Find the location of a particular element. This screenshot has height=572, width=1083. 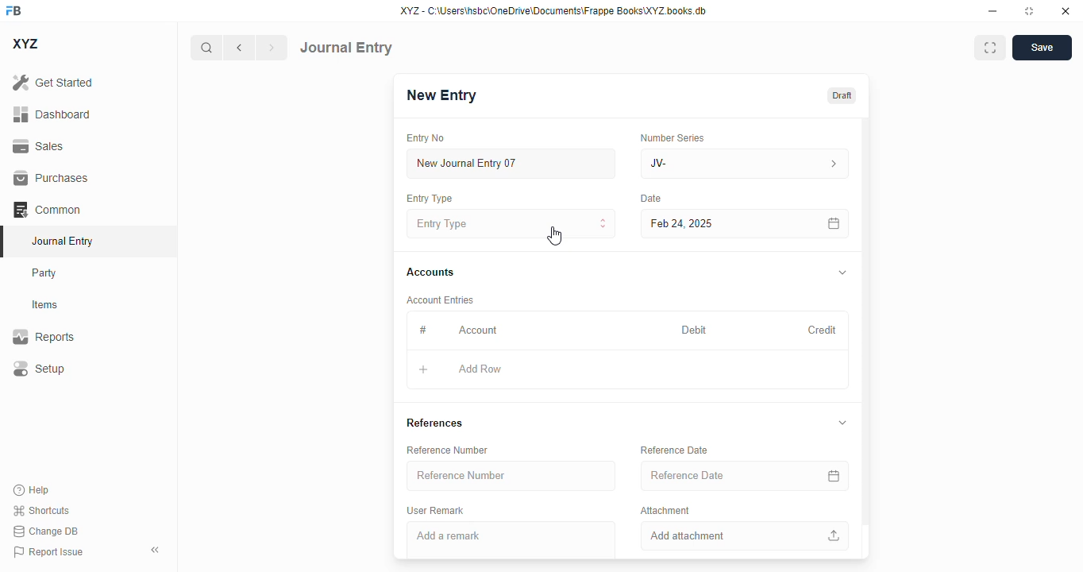

search is located at coordinates (206, 48).